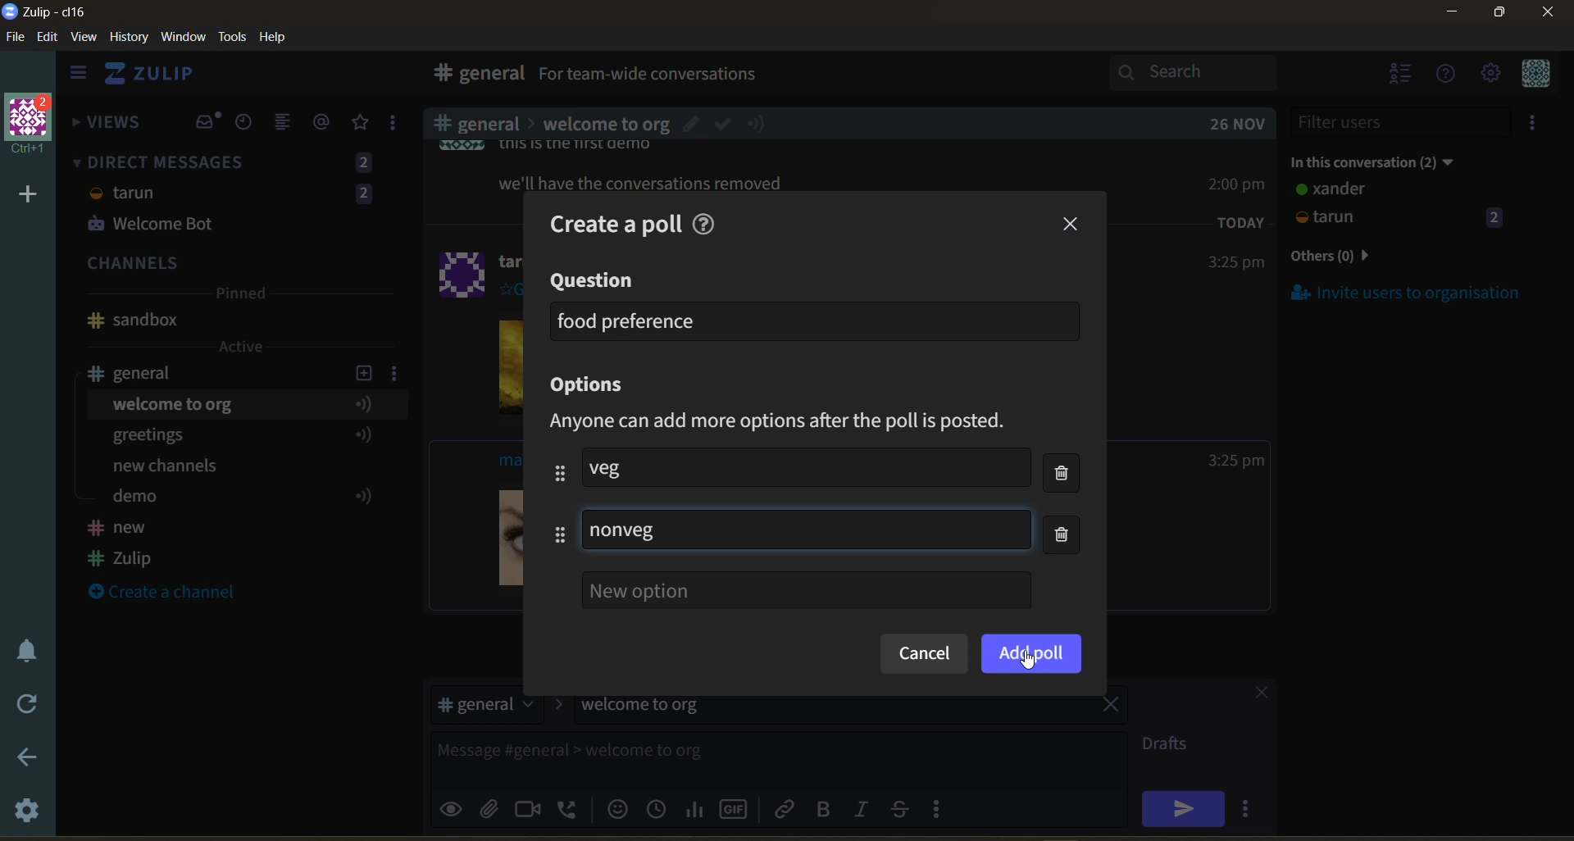 The image size is (1574, 841). I want to click on Overview of your conversations with unread messages, so click(725, 76).